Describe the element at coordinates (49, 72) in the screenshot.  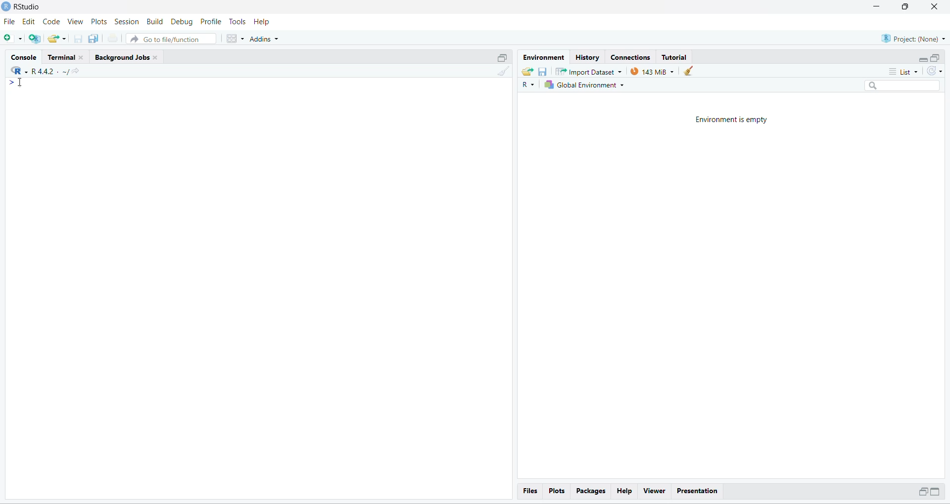
I see `R 4.4.2 ~/` at that location.